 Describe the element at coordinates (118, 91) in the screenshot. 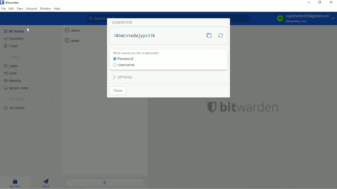

I see `Close` at that location.